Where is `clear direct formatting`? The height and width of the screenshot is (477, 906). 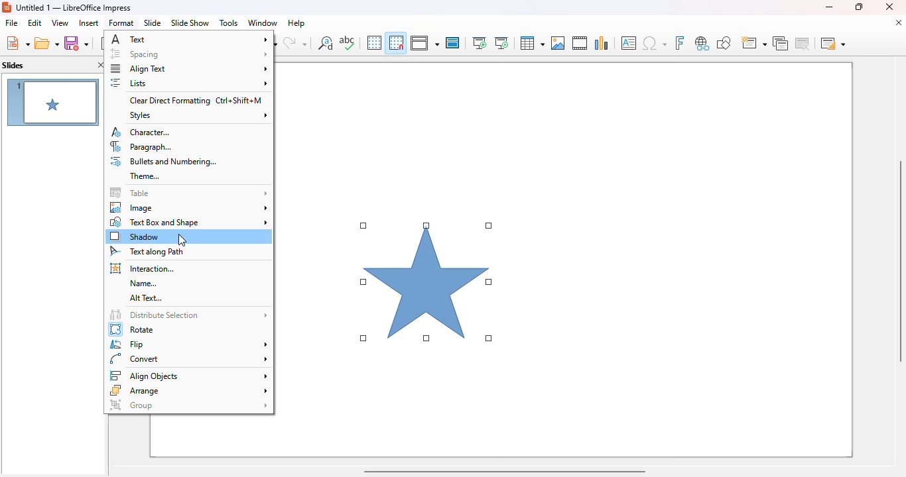
clear direct formatting is located at coordinates (196, 101).